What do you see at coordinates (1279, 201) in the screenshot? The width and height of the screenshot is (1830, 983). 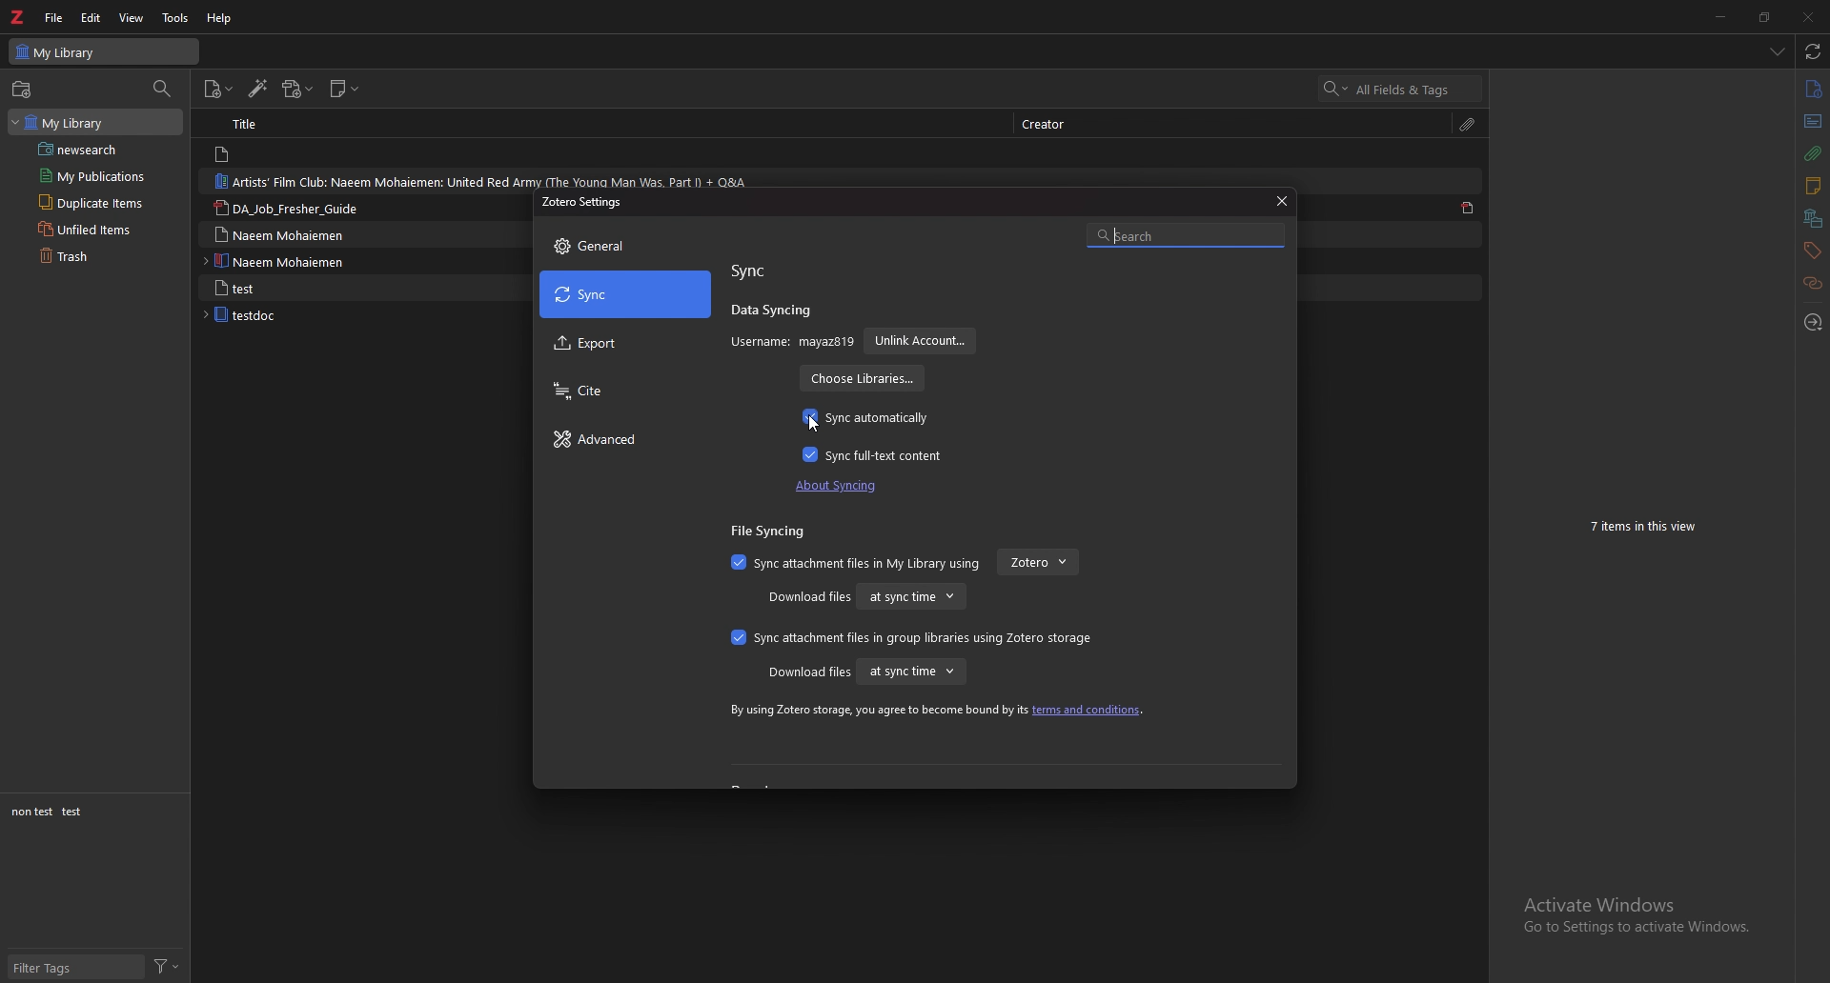 I see `close` at bounding box center [1279, 201].